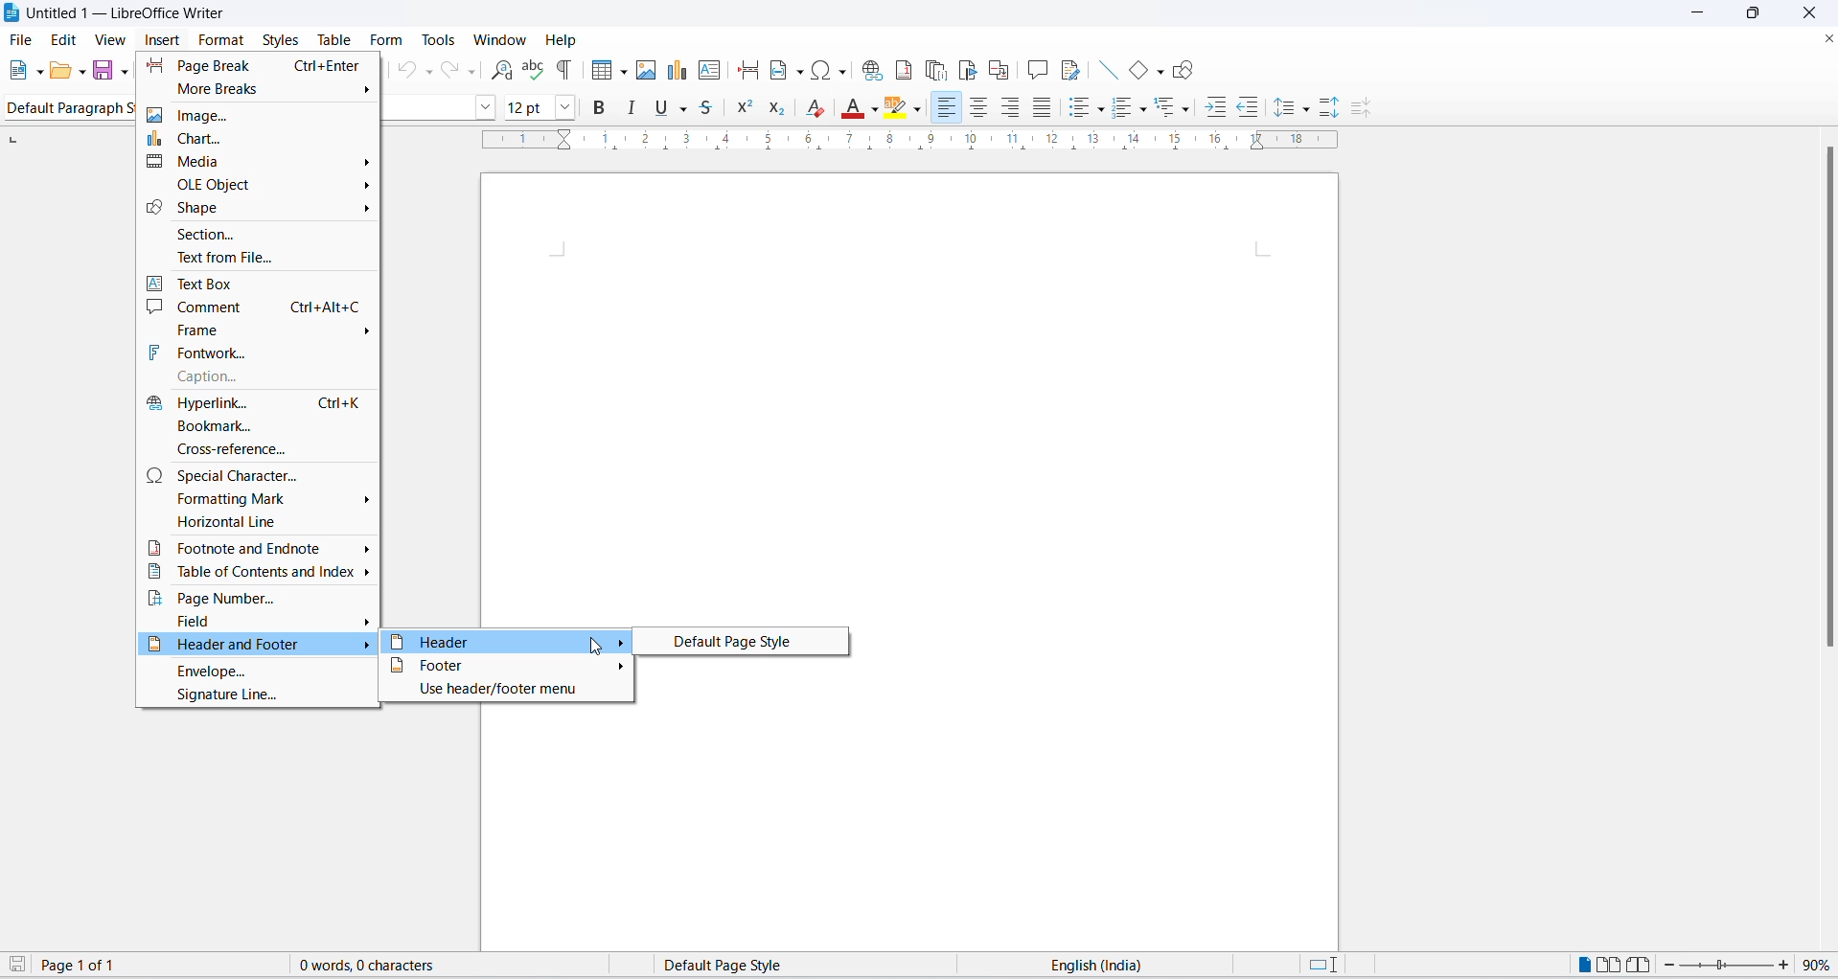  I want to click on decrease zoom, so click(1666, 966).